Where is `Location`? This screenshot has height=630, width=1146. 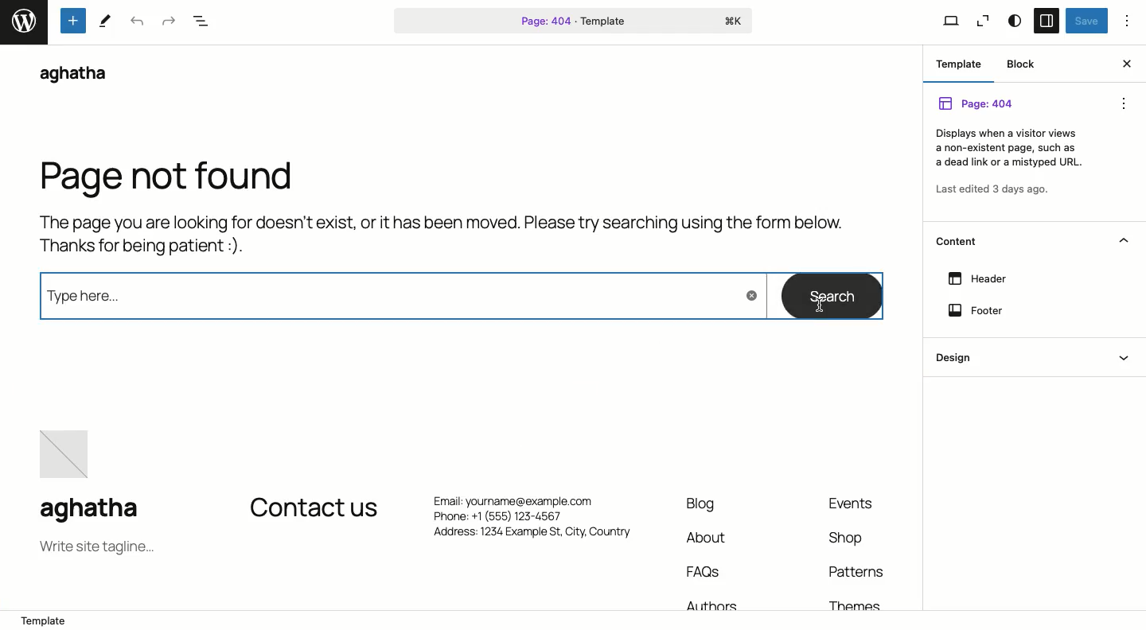 Location is located at coordinates (574, 622).